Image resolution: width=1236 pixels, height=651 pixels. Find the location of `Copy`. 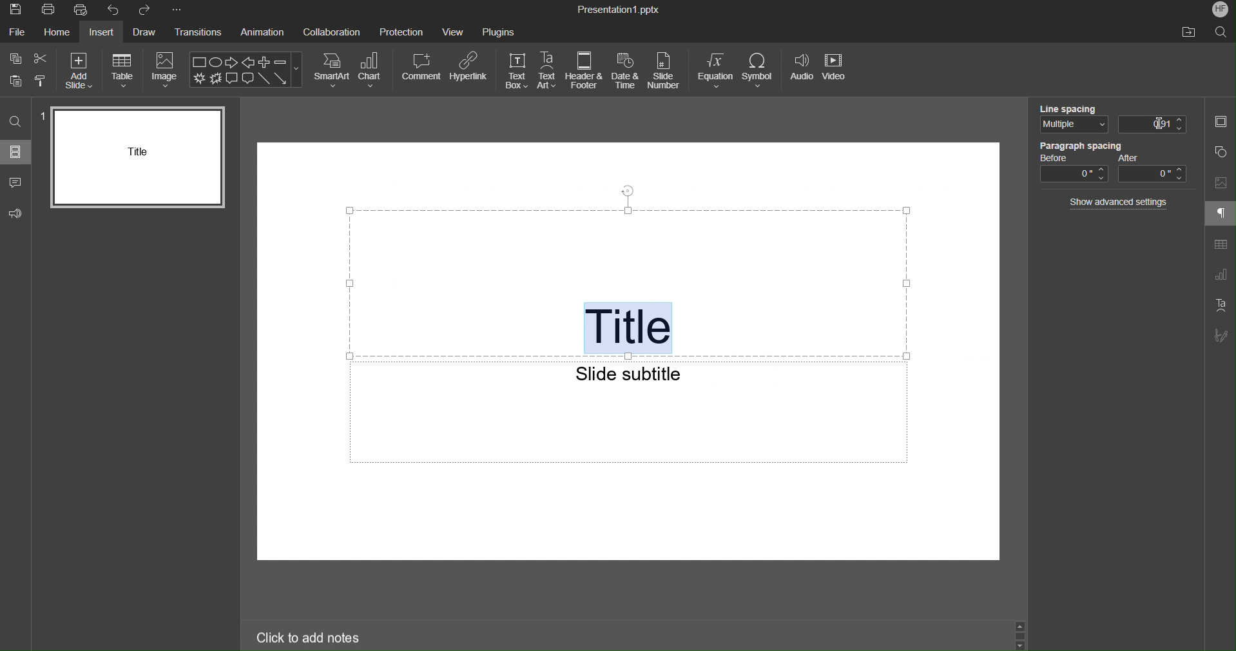

Copy is located at coordinates (13, 58).